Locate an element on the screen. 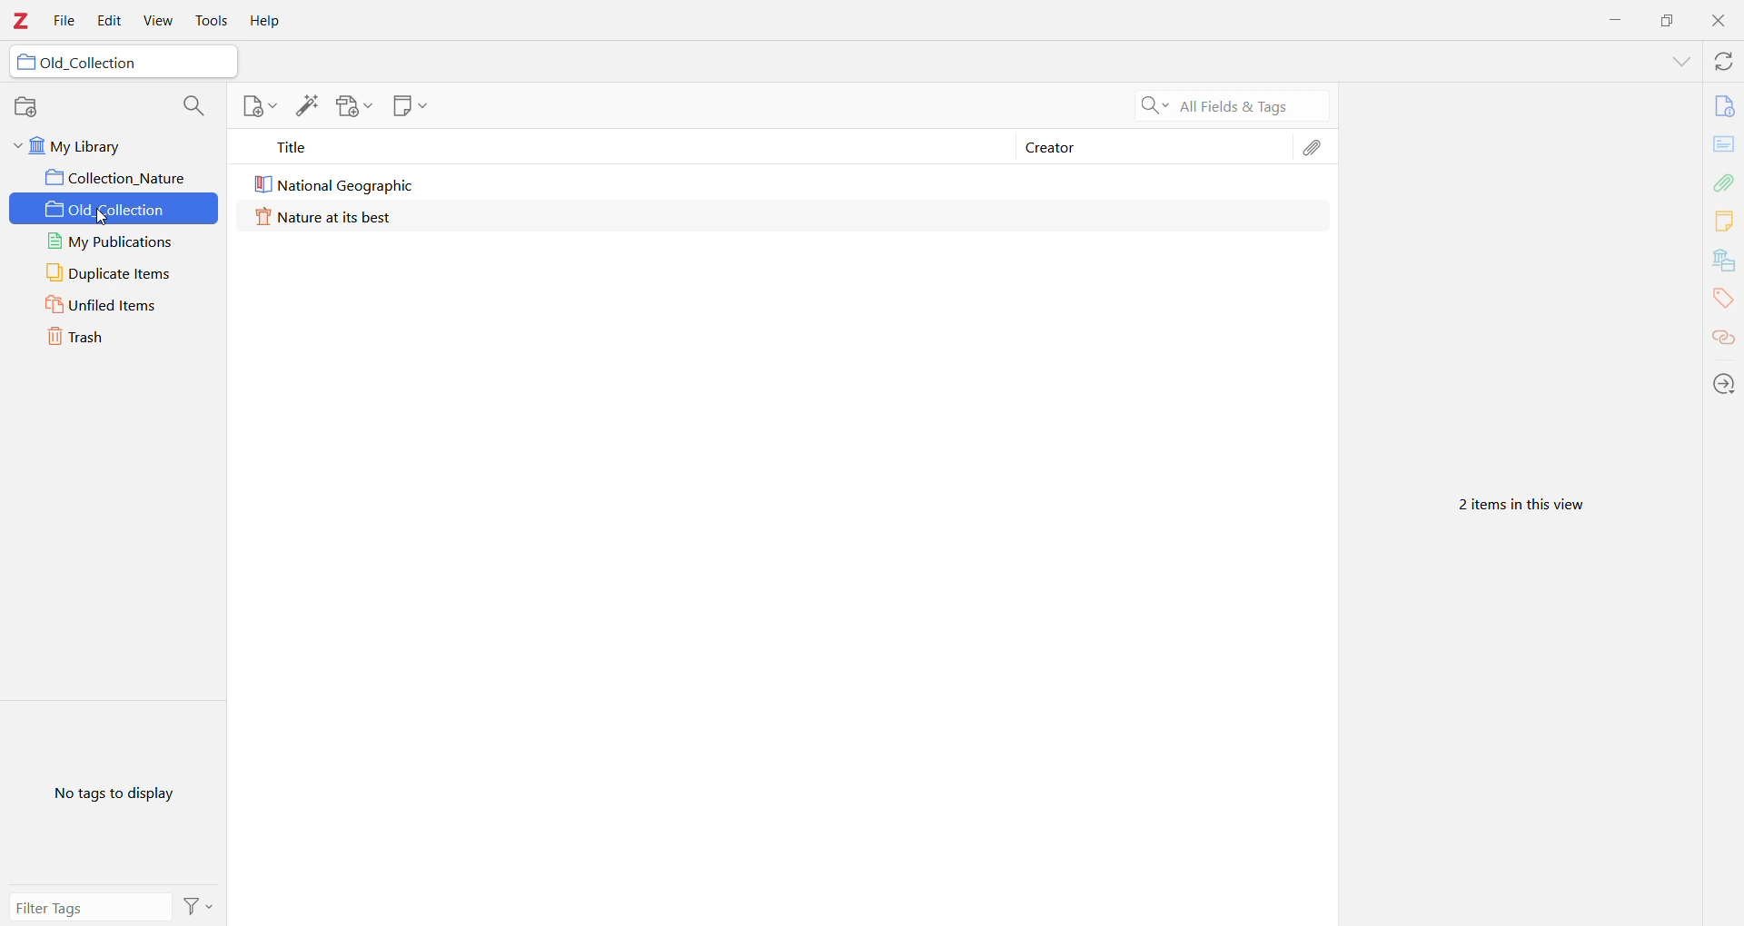 This screenshot has width=1744, height=926. folder icon is located at coordinates (24, 64).